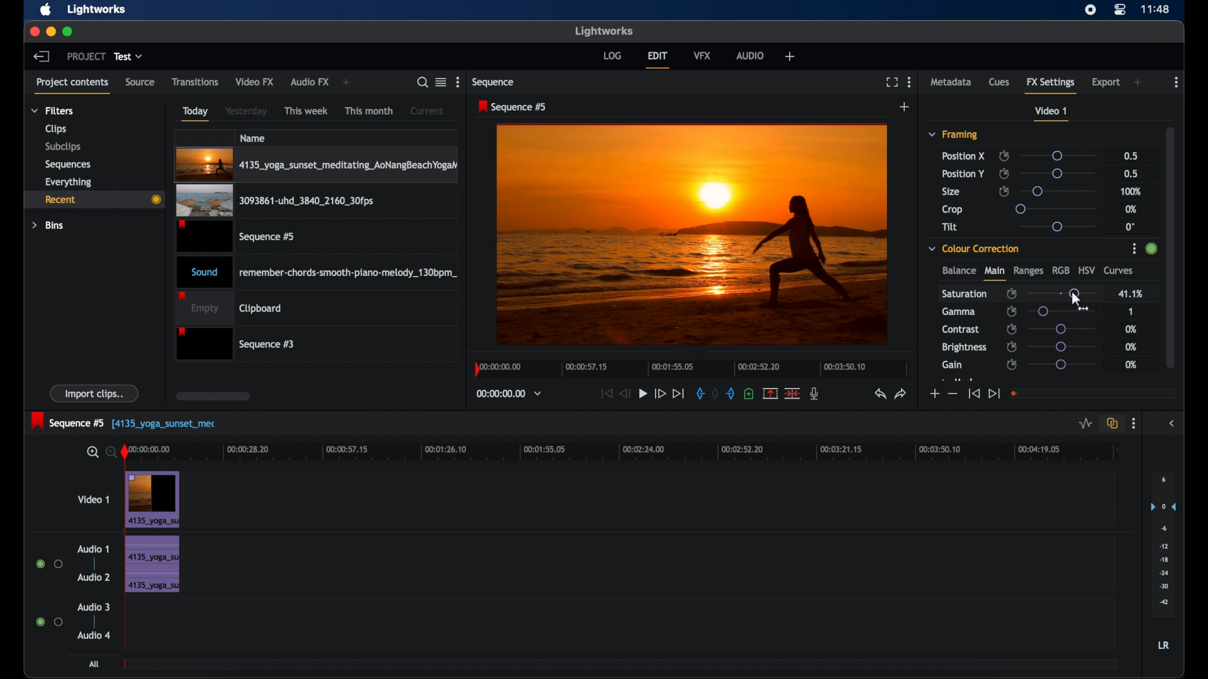 The width and height of the screenshot is (1208, 679). What do you see at coordinates (93, 577) in the screenshot?
I see `audio 2` at bounding box center [93, 577].